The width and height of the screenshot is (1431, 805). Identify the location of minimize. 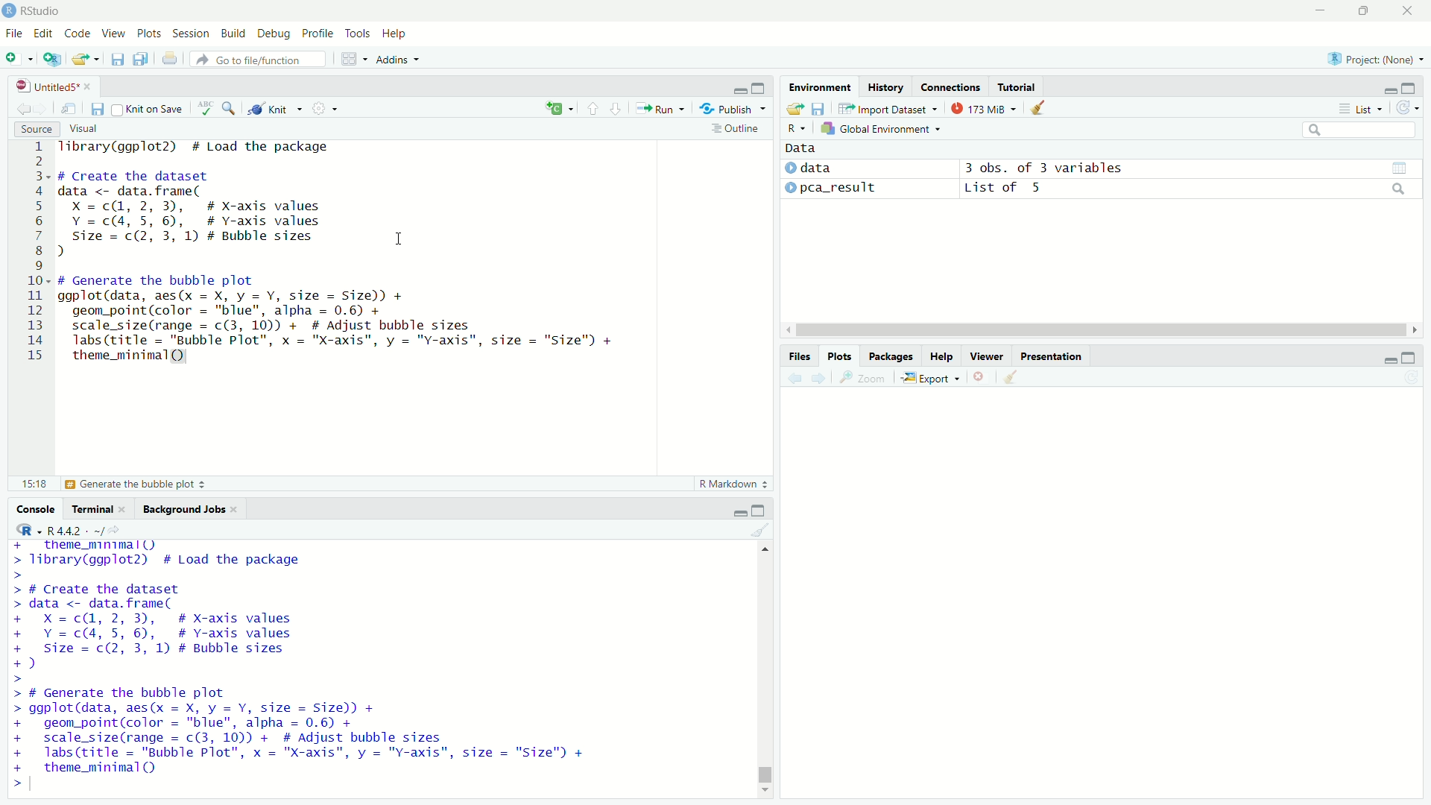
(739, 511).